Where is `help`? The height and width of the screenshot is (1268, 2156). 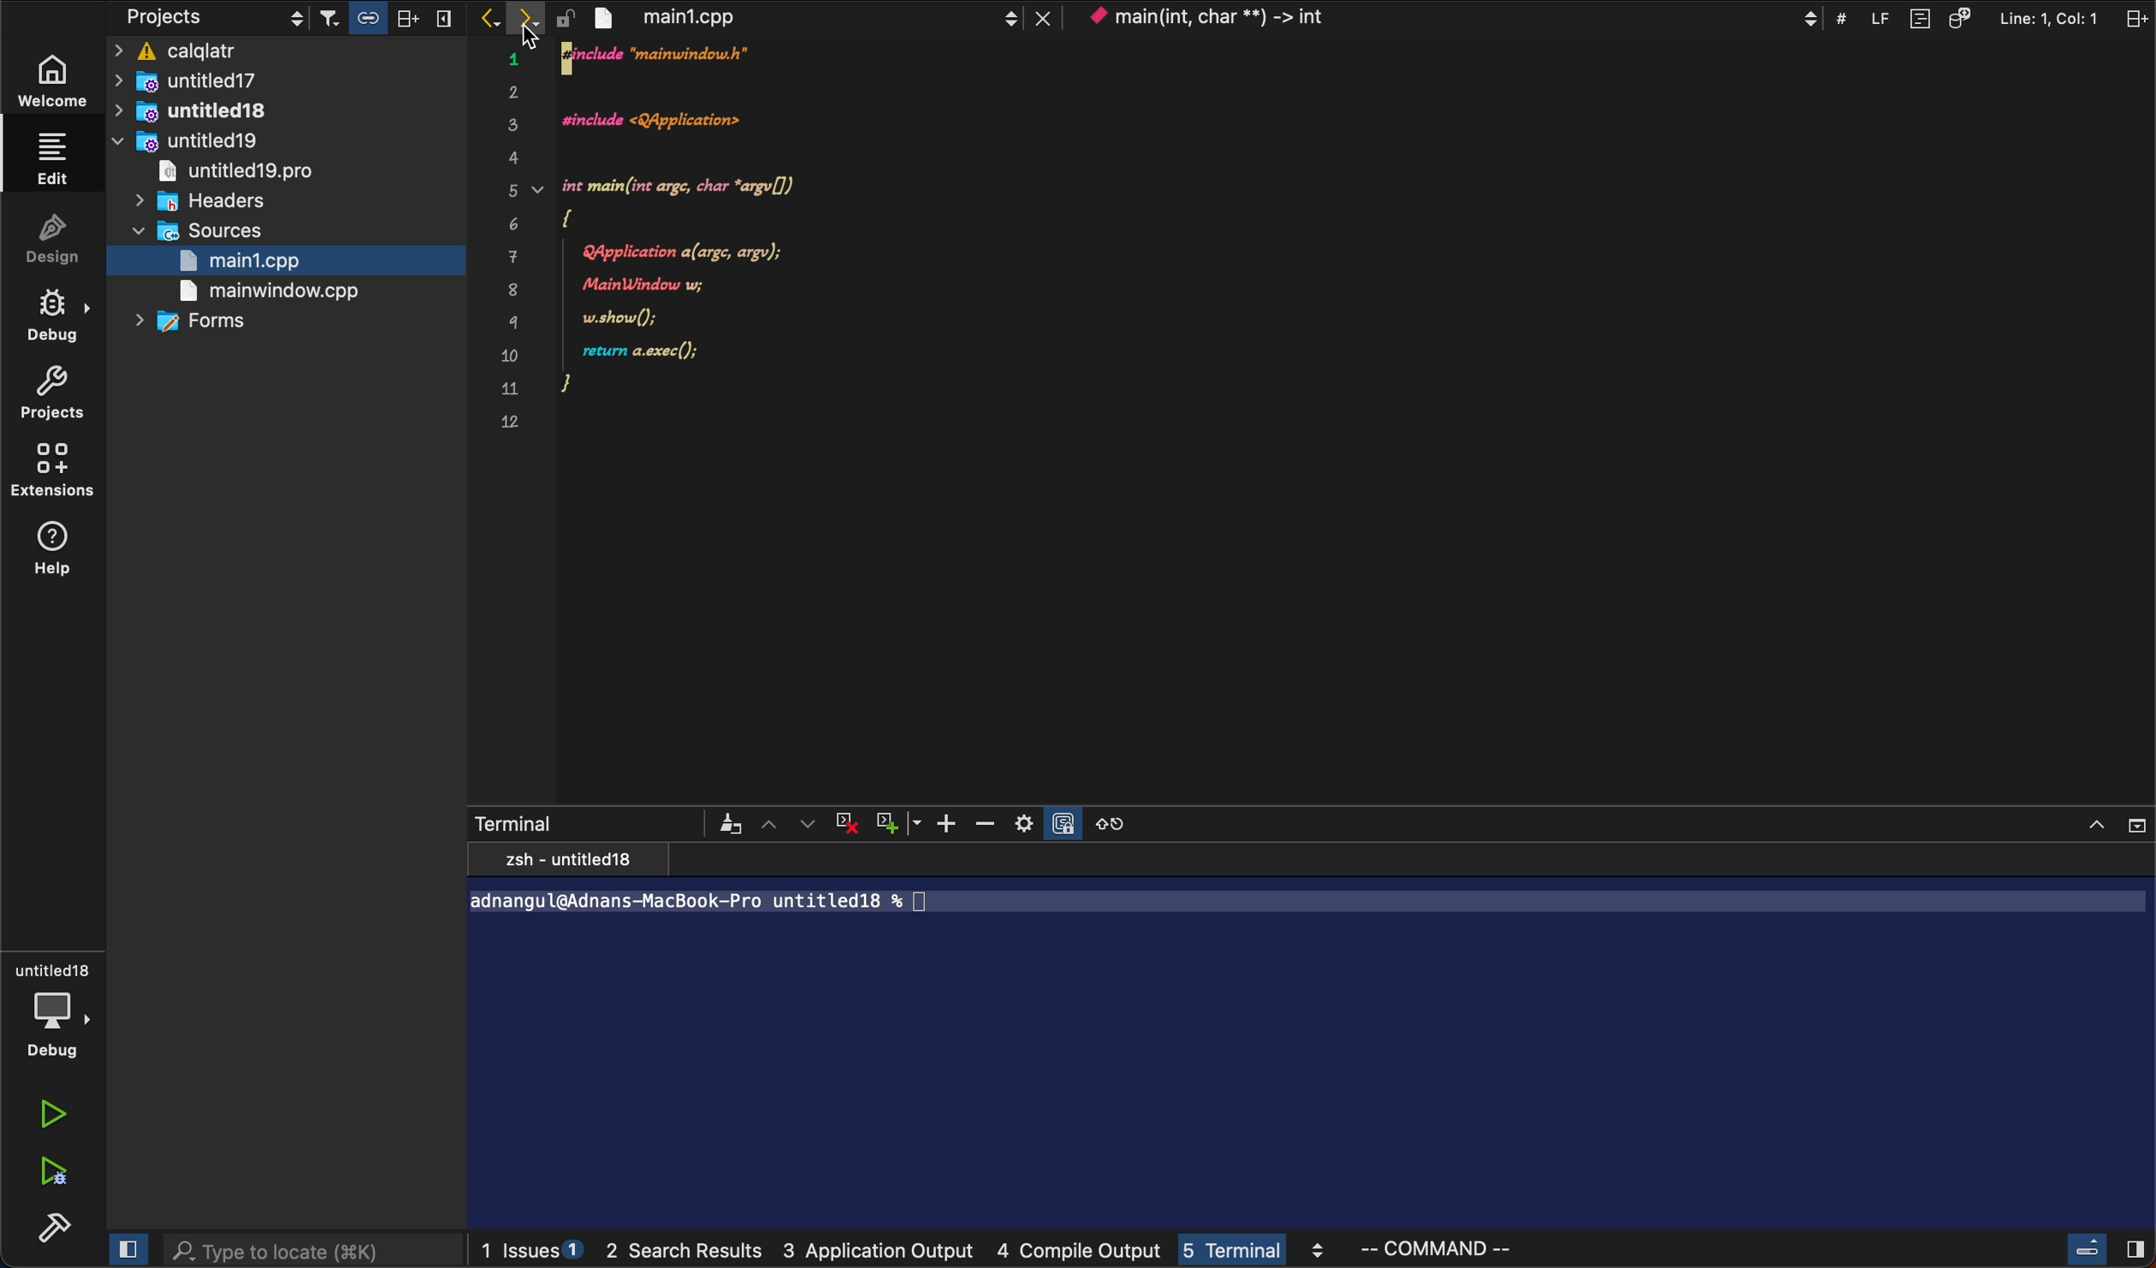
help is located at coordinates (55, 552).